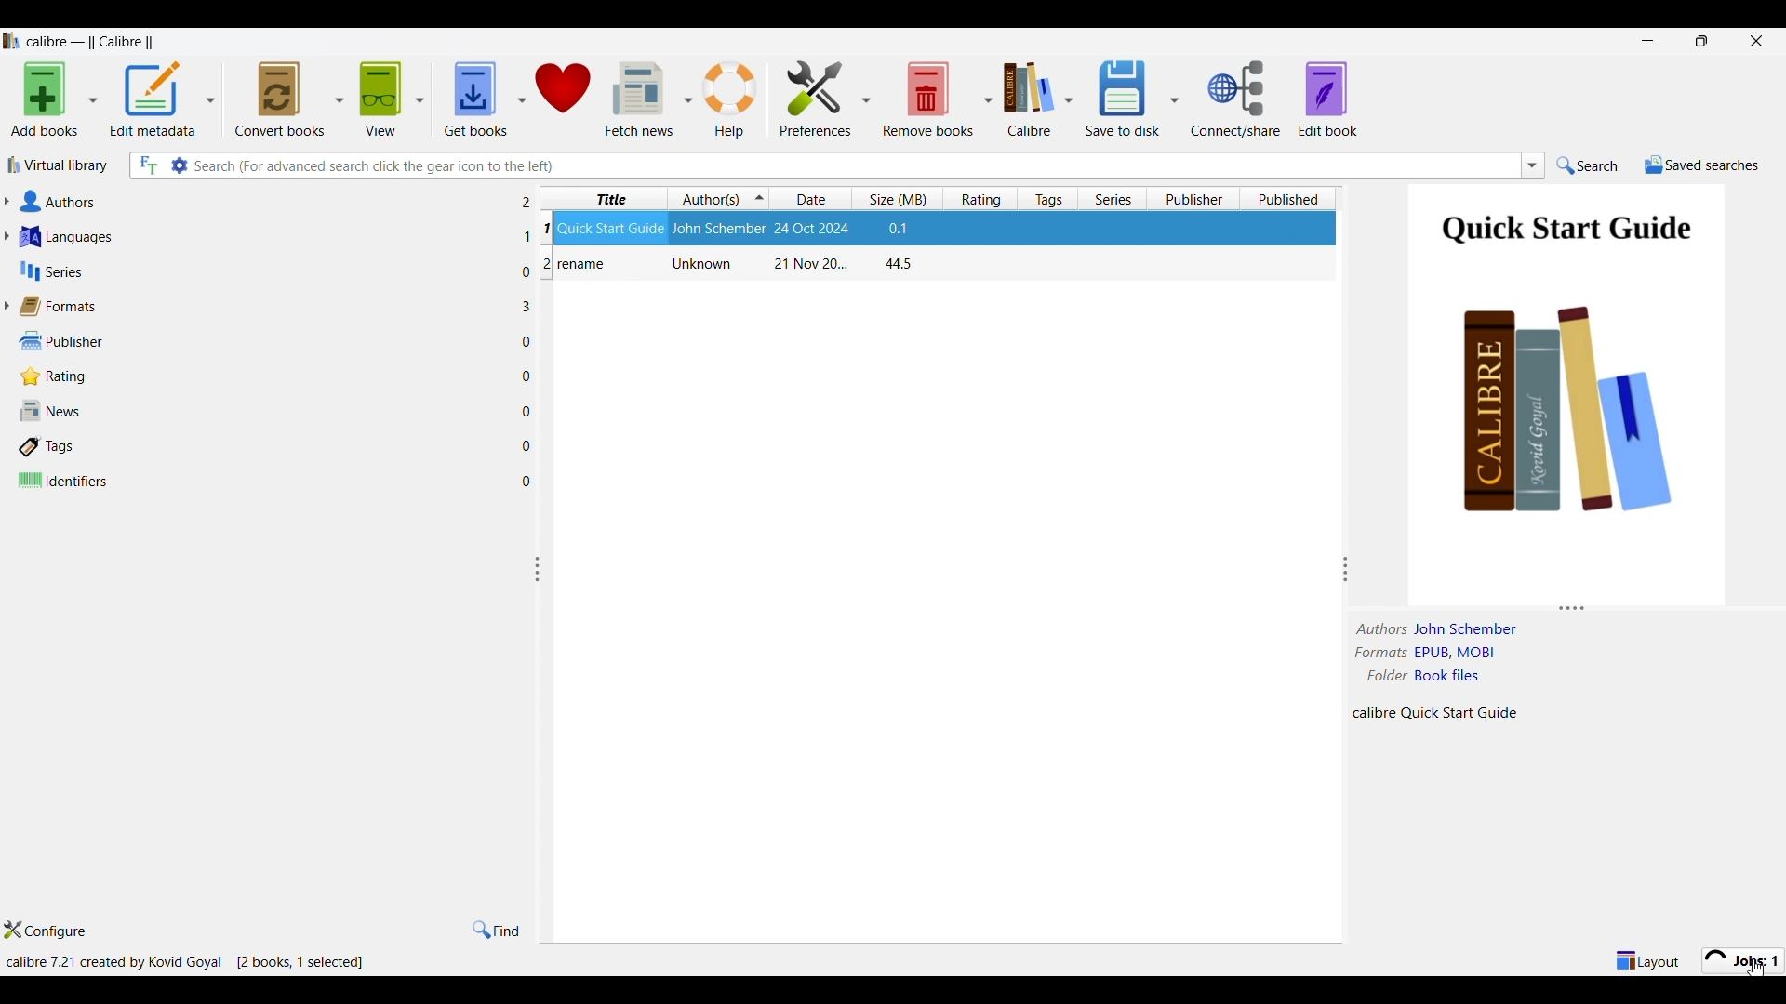  I want to click on Show/Hide parts of the main layout, so click(1646, 960).